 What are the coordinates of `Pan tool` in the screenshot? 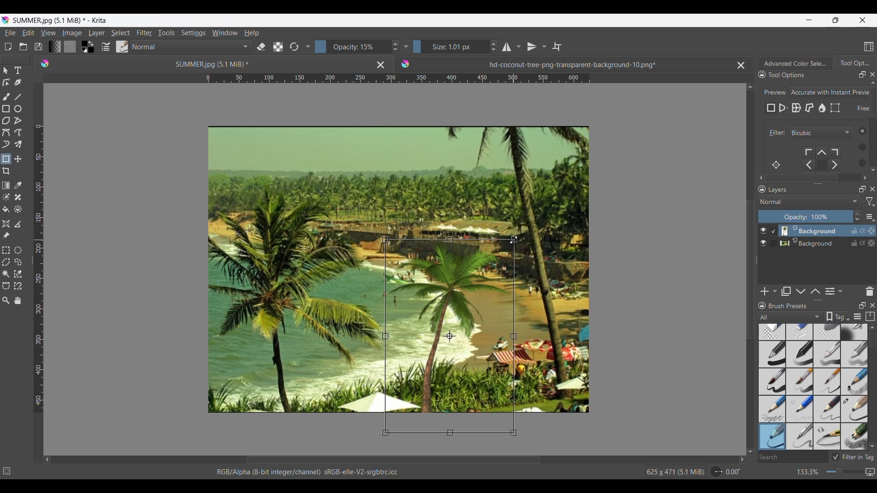 It's located at (18, 300).